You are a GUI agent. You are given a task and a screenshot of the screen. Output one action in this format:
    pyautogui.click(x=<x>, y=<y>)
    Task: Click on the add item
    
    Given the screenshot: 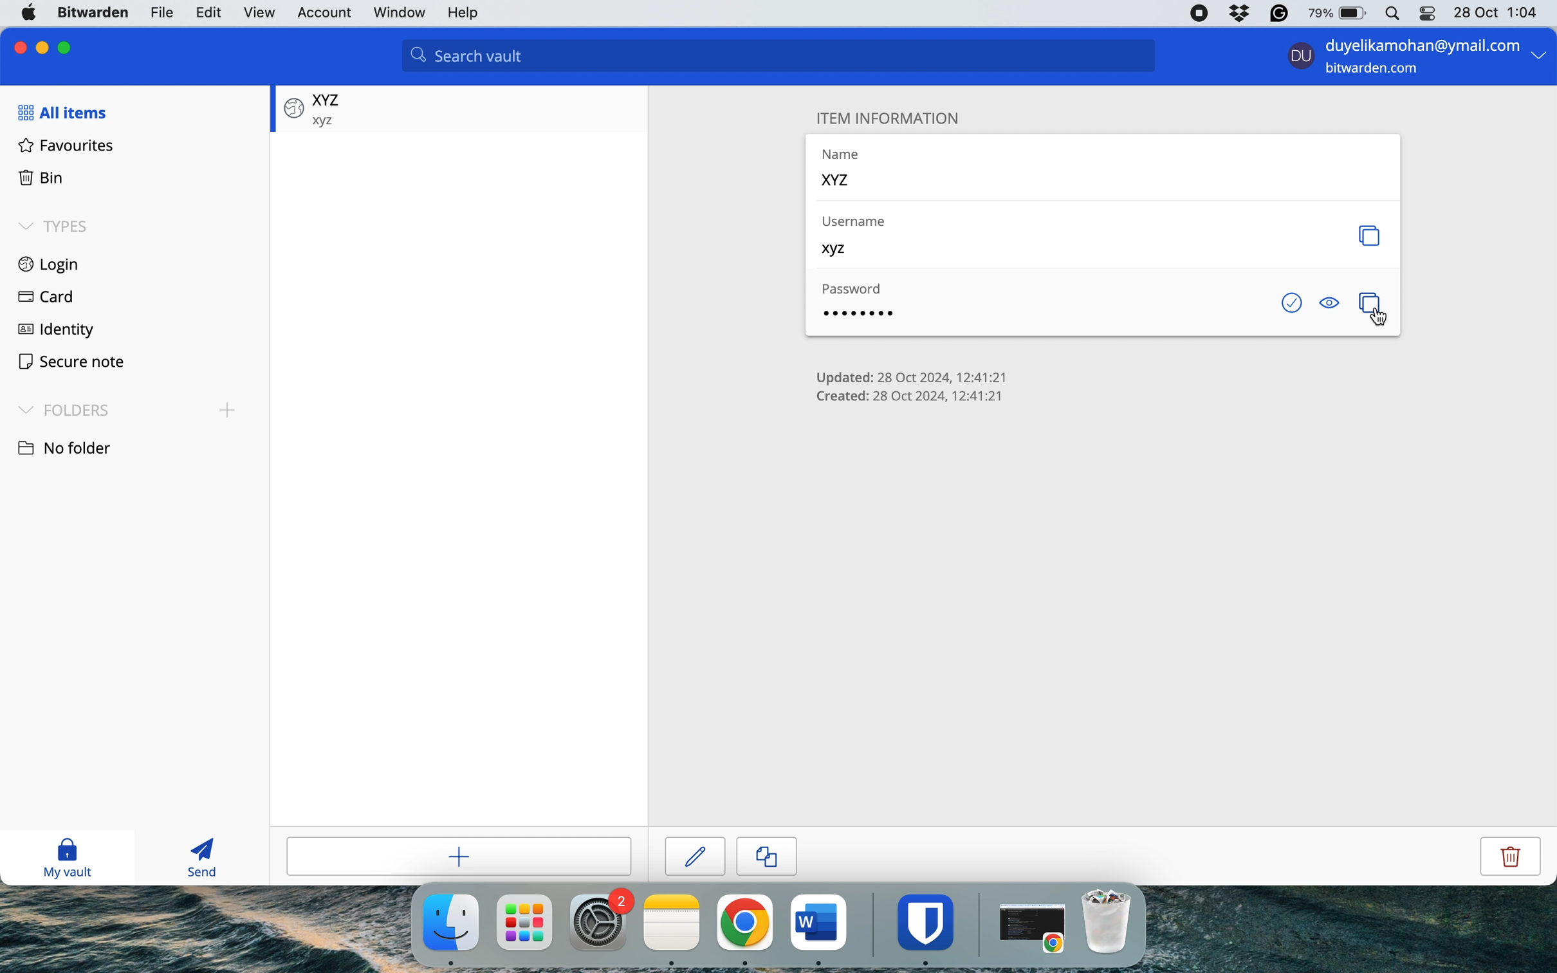 What is the action you would take?
    pyautogui.click(x=470, y=857)
    